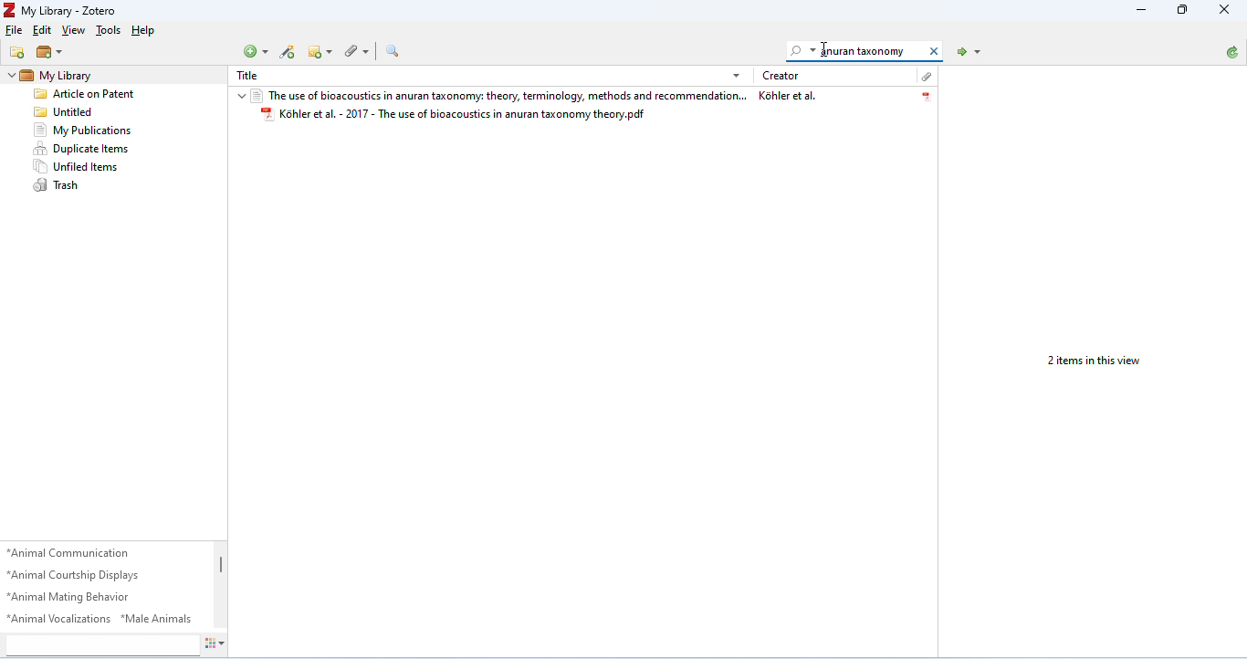 Image resolution: width=1247 pixels, height=659 pixels. What do you see at coordinates (969, 52) in the screenshot?
I see `Locate` at bounding box center [969, 52].